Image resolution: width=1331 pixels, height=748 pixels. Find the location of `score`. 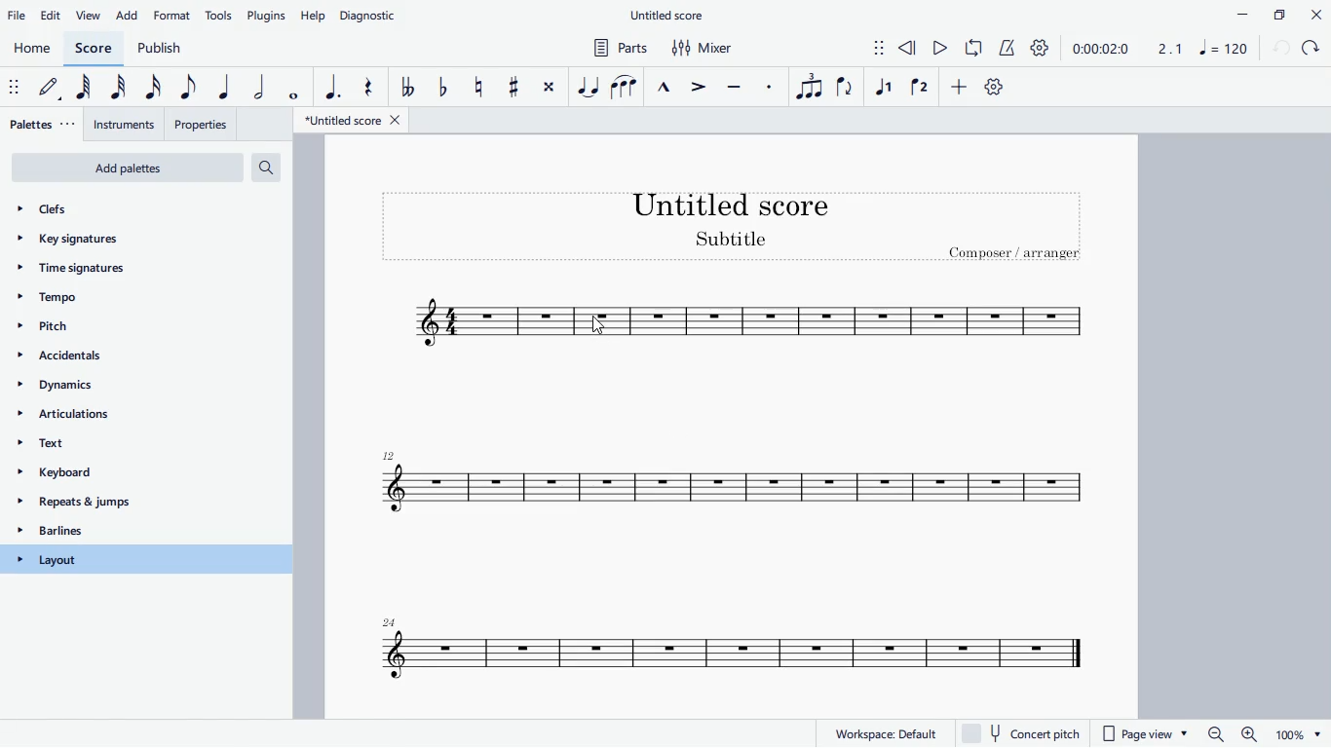

score is located at coordinates (737, 485).